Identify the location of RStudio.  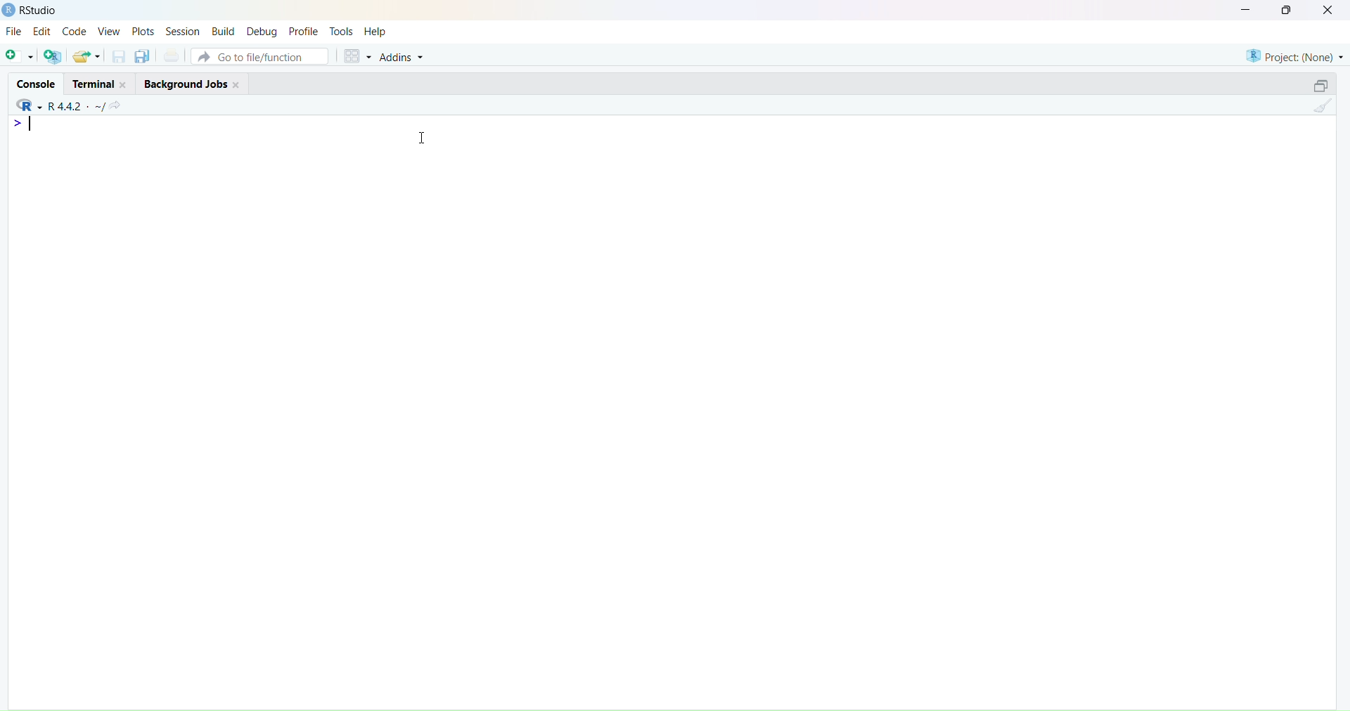
(40, 10).